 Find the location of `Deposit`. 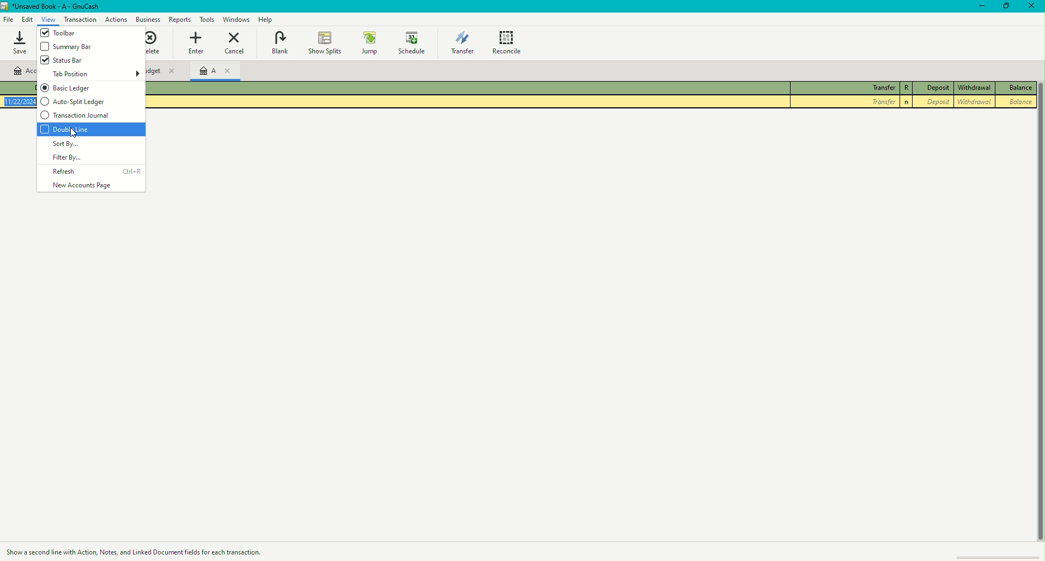

Deposit is located at coordinates (931, 88).